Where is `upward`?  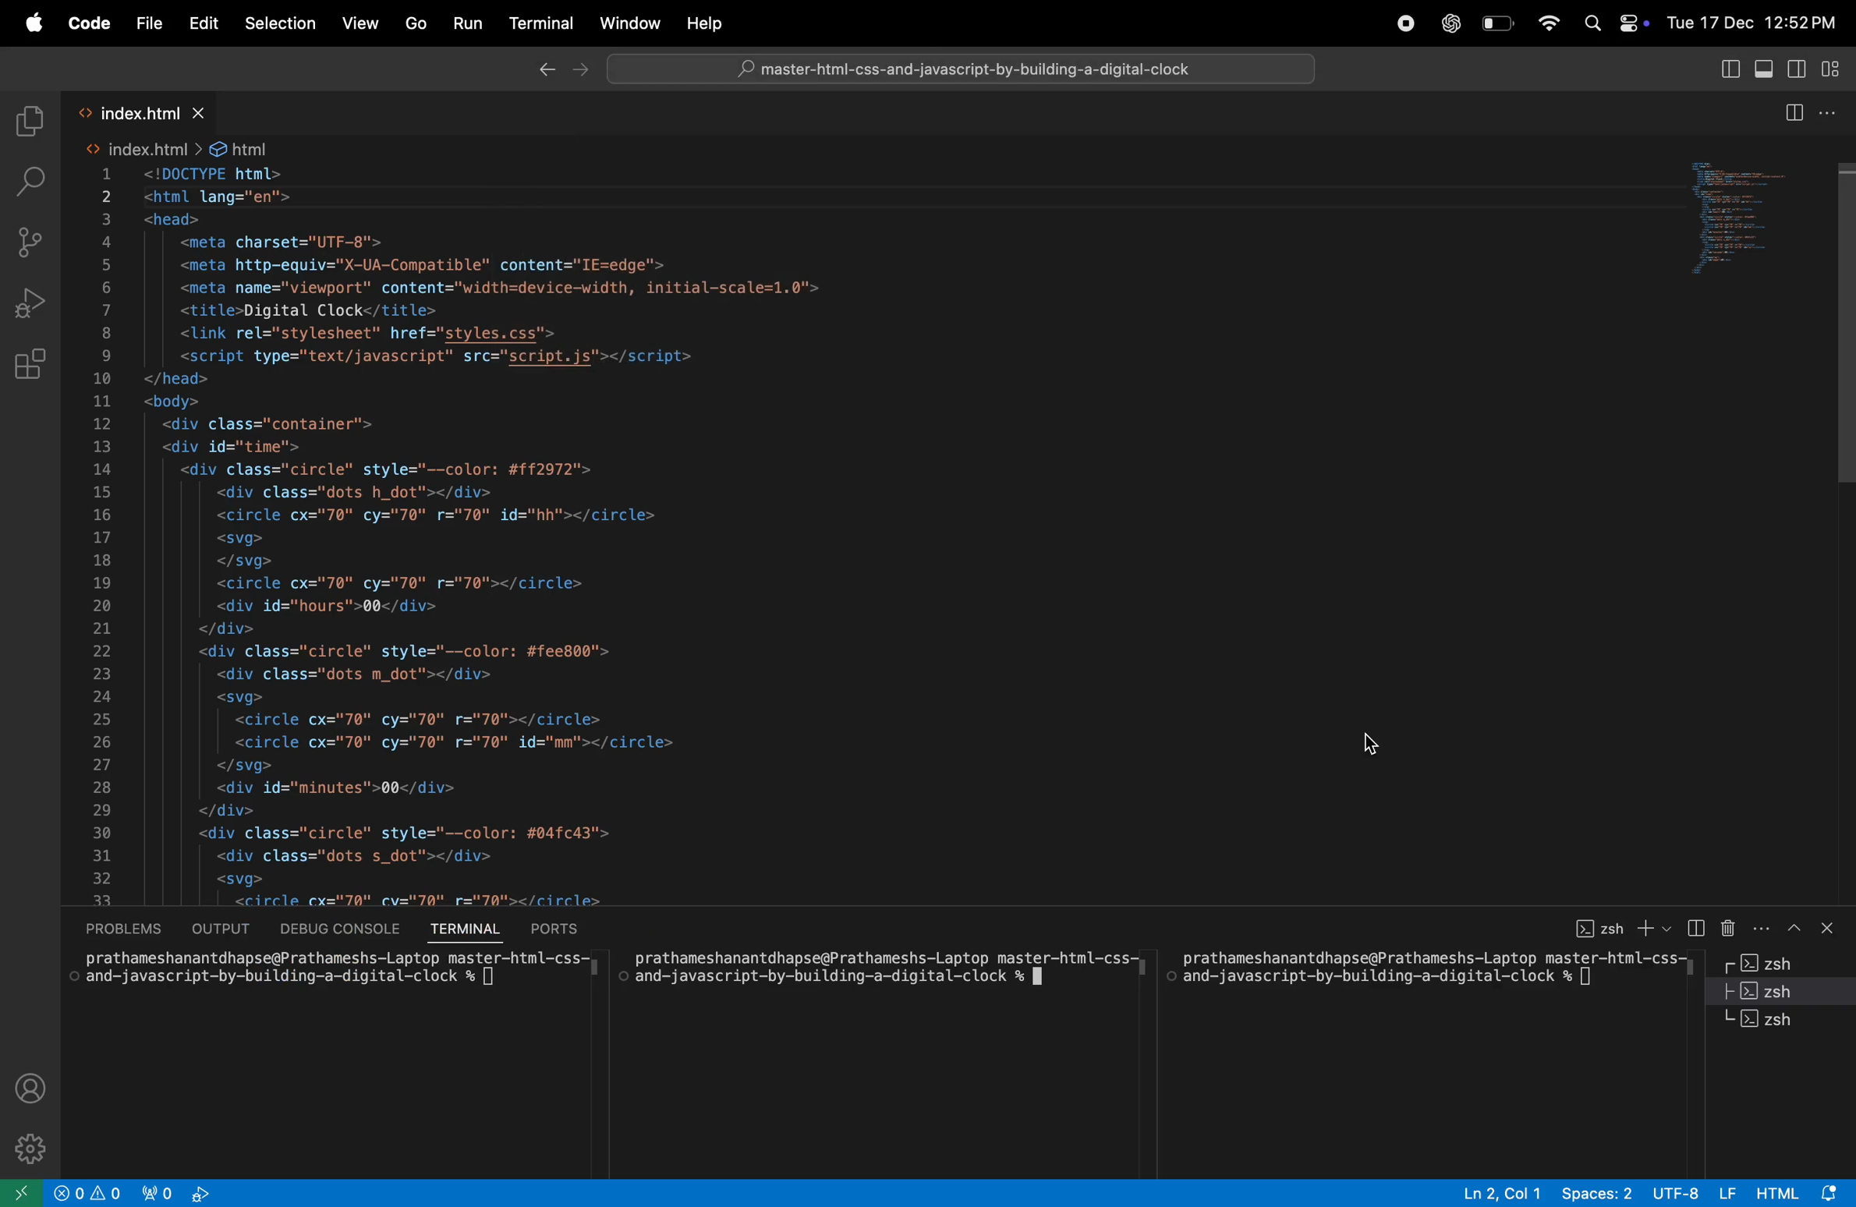 upward is located at coordinates (1791, 927).